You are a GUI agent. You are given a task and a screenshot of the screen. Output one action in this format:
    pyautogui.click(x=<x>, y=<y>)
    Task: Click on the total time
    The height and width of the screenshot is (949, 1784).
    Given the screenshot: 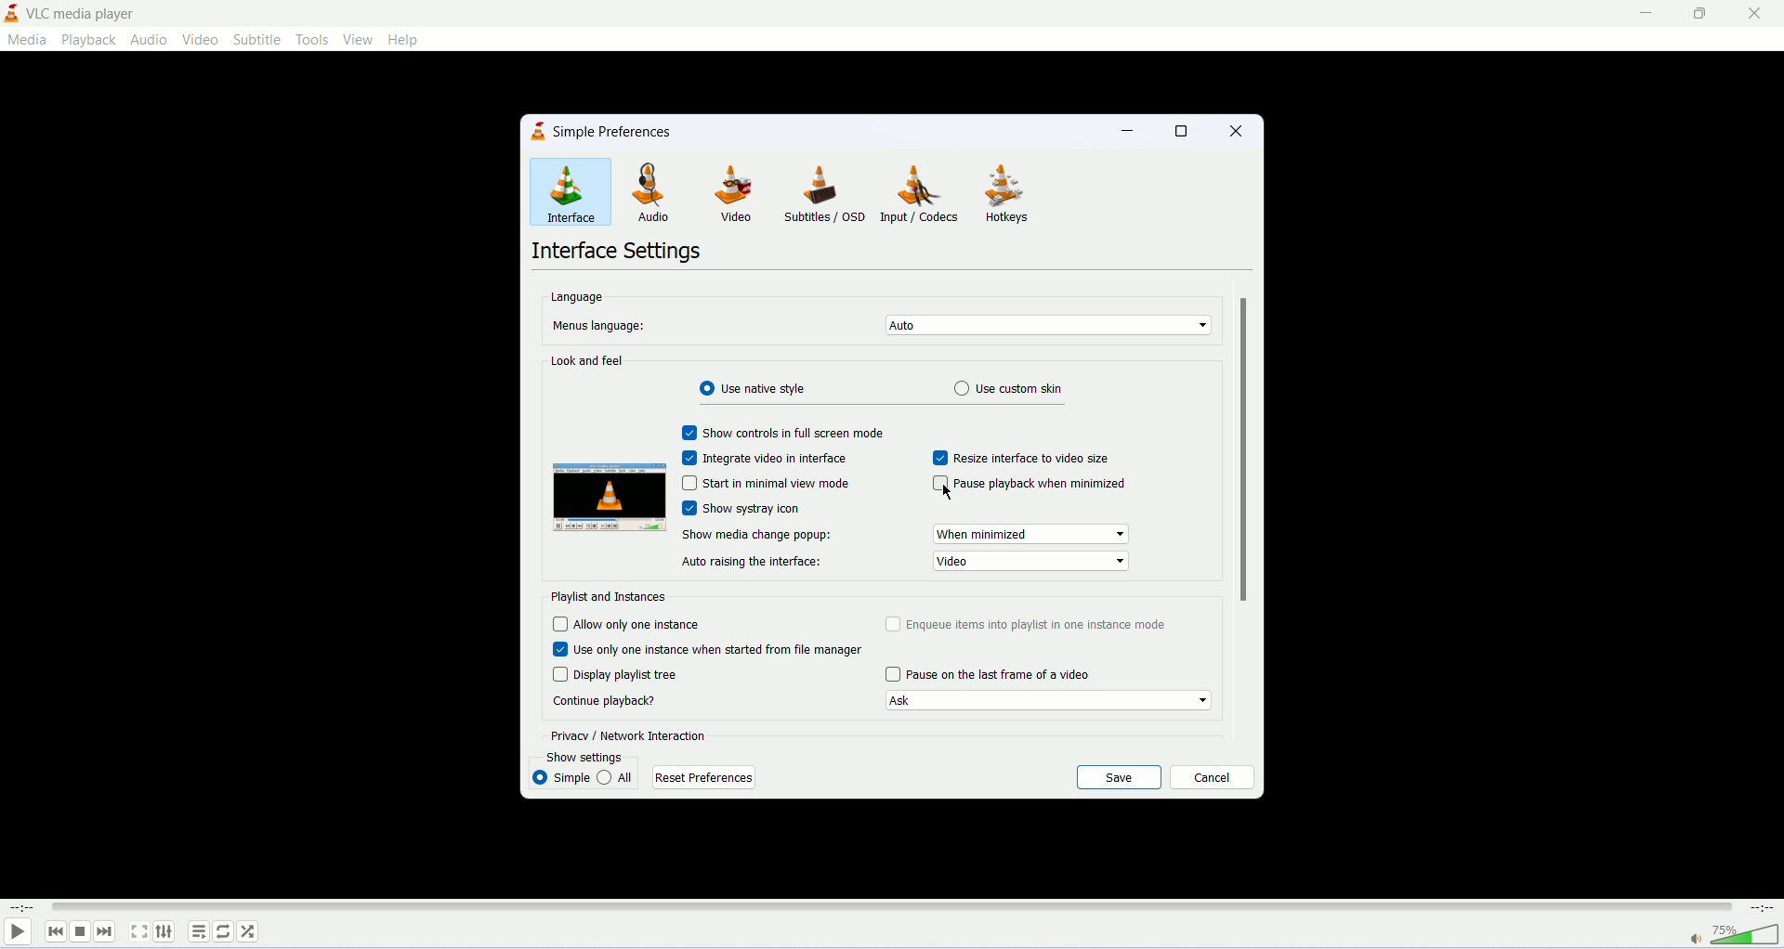 What is the action you would take?
    pyautogui.click(x=1766, y=908)
    